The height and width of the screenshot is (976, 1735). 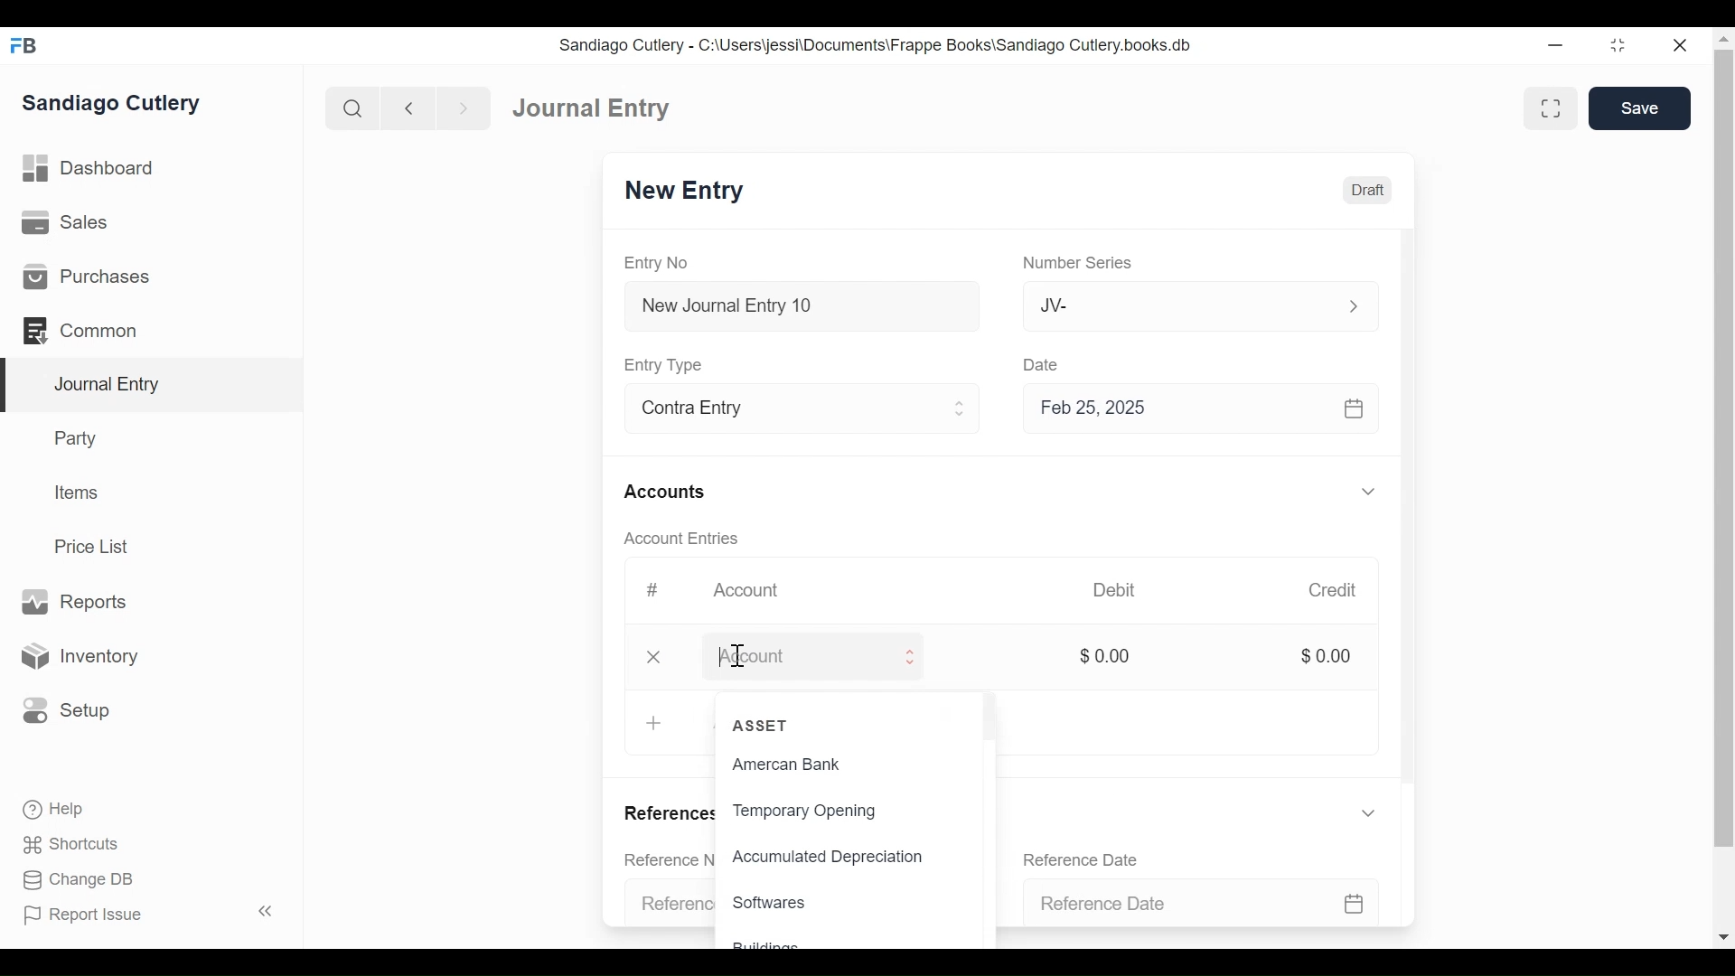 I want to click on Expand, so click(x=1369, y=818).